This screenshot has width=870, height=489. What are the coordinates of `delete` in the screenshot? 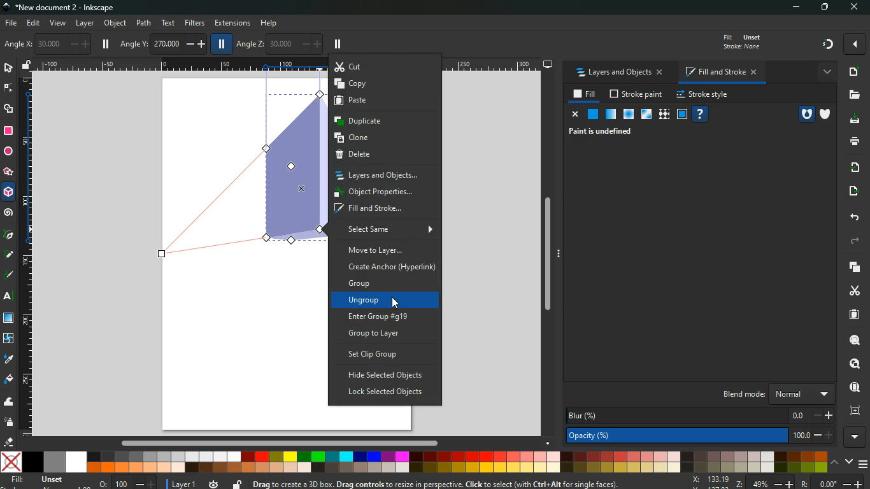 It's located at (383, 156).